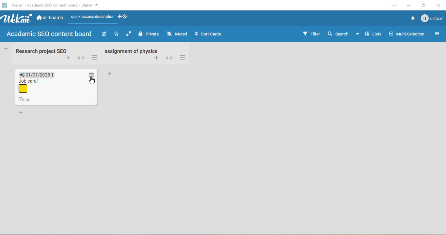  What do you see at coordinates (6, 48) in the screenshot?
I see `add` at bounding box center [6, 48].